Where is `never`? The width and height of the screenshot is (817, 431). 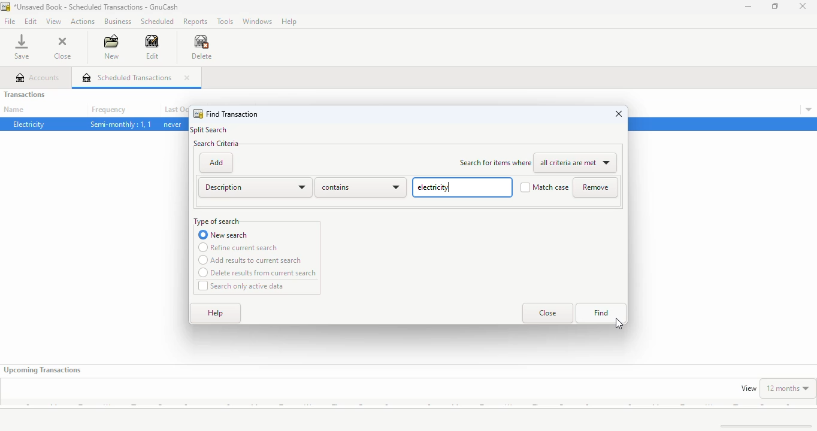 never is located at coordinates (173, 125).